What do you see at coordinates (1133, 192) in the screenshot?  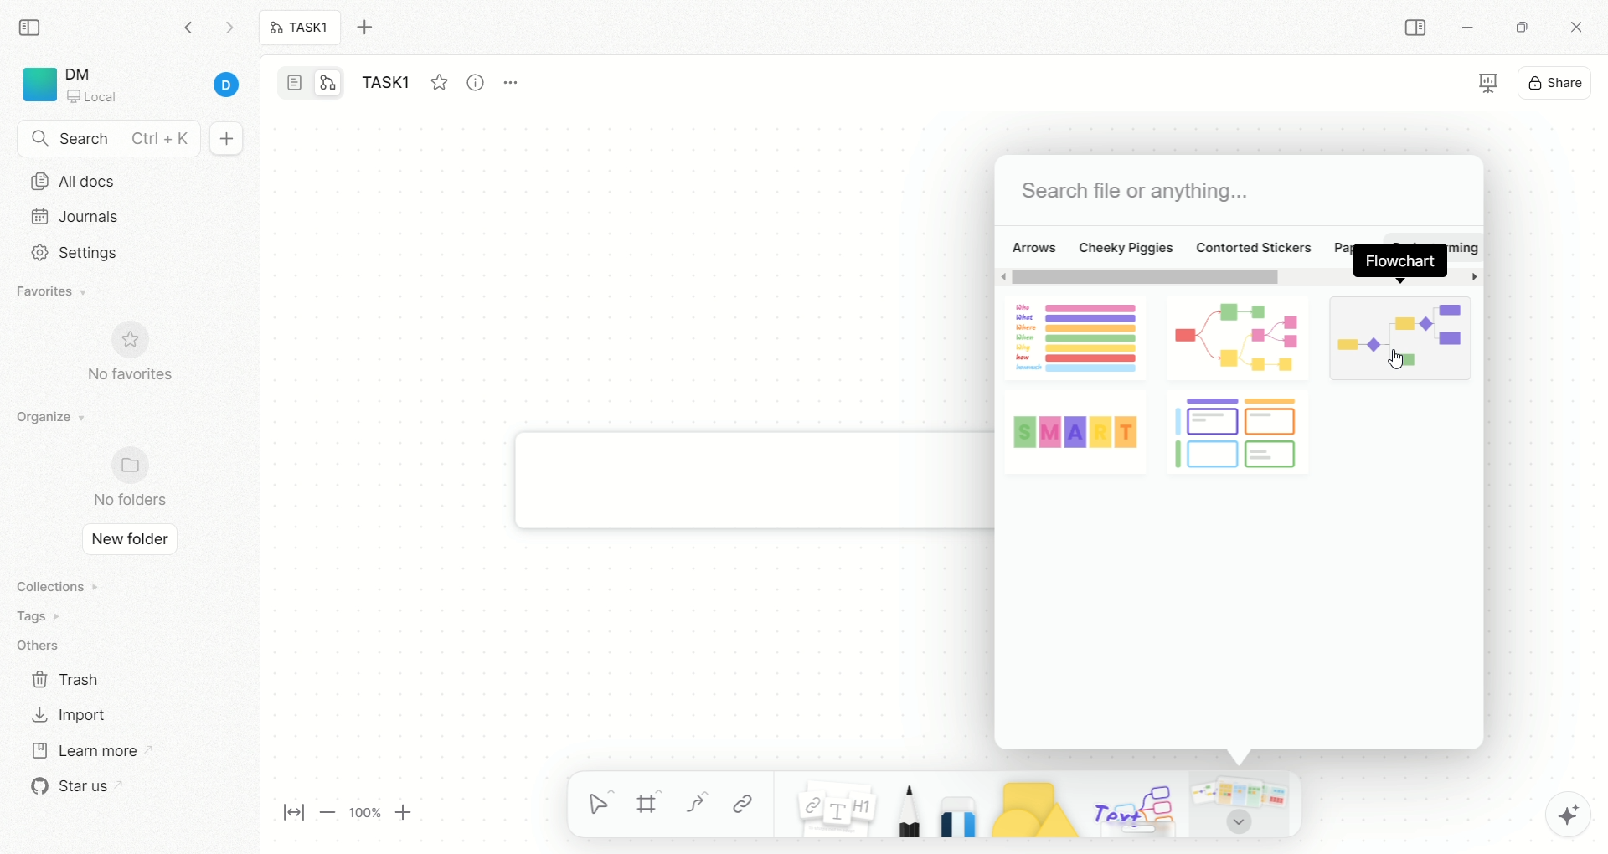 I see `search file or anything` at bounding box center [1133, 192].